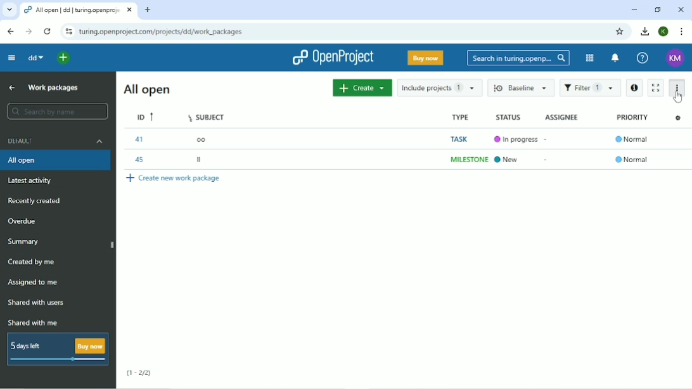 The height and width of the screenshot is (389, 692). I want to click on New tab, so click(149, 10).